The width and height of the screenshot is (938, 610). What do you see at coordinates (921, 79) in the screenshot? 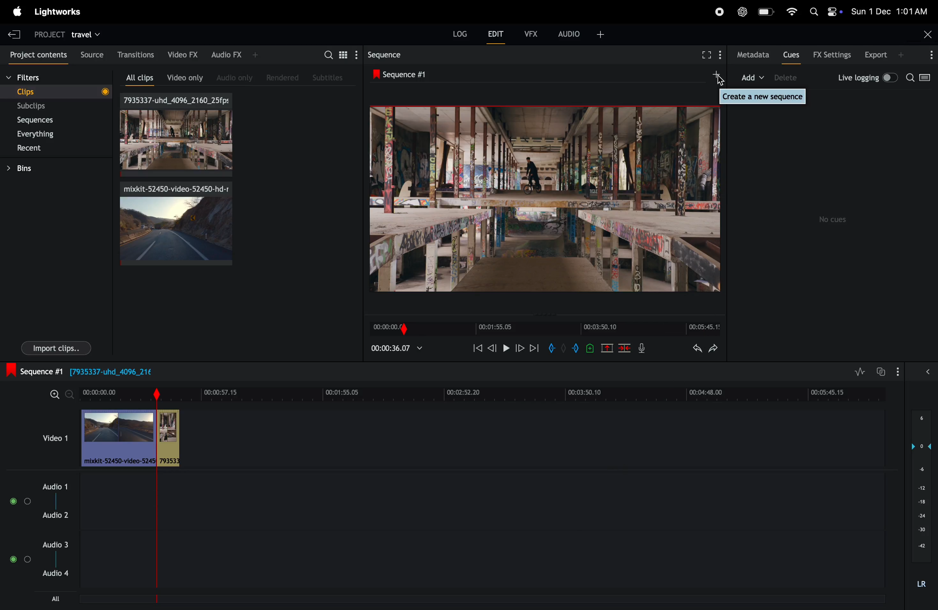
I see `search options` at bounding box center [921, 79].